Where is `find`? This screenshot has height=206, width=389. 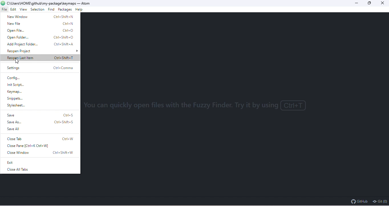 find is located at coordinates (51, 9).